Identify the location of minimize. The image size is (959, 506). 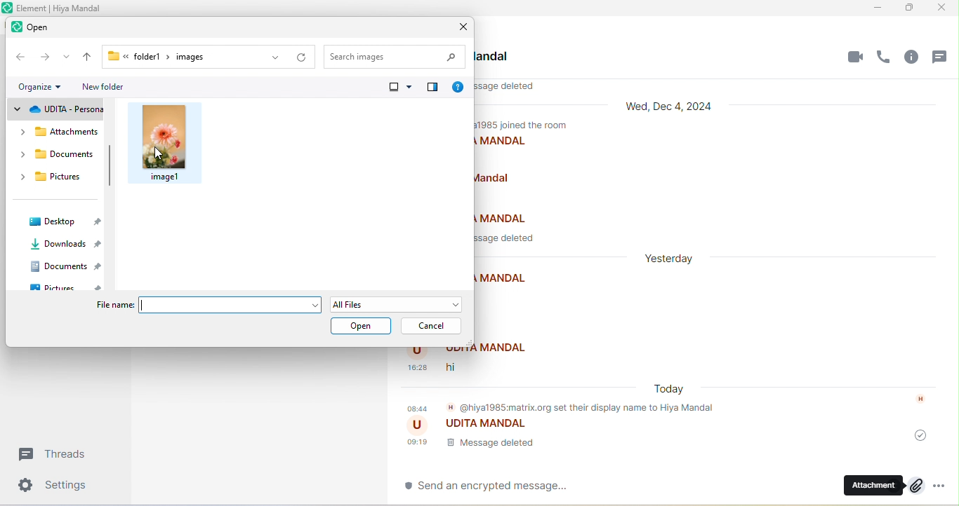
(879, 8).